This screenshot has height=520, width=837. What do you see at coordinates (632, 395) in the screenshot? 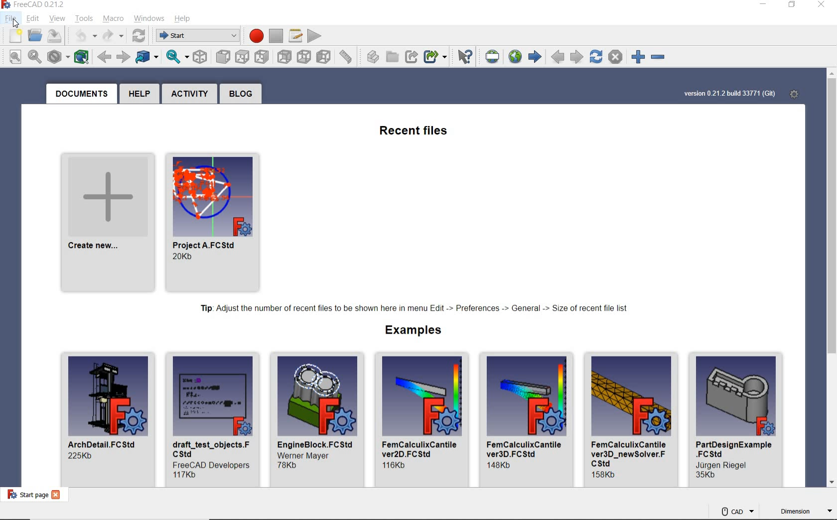
I see `image` at bounding box center [632, 395].